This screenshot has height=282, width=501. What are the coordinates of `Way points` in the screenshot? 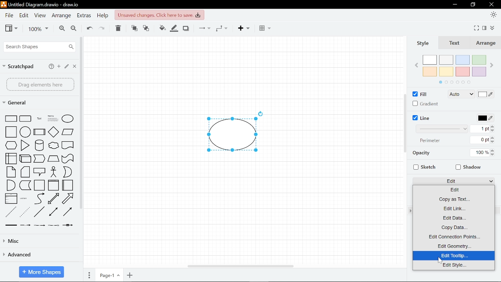 It's located at (222, 28).